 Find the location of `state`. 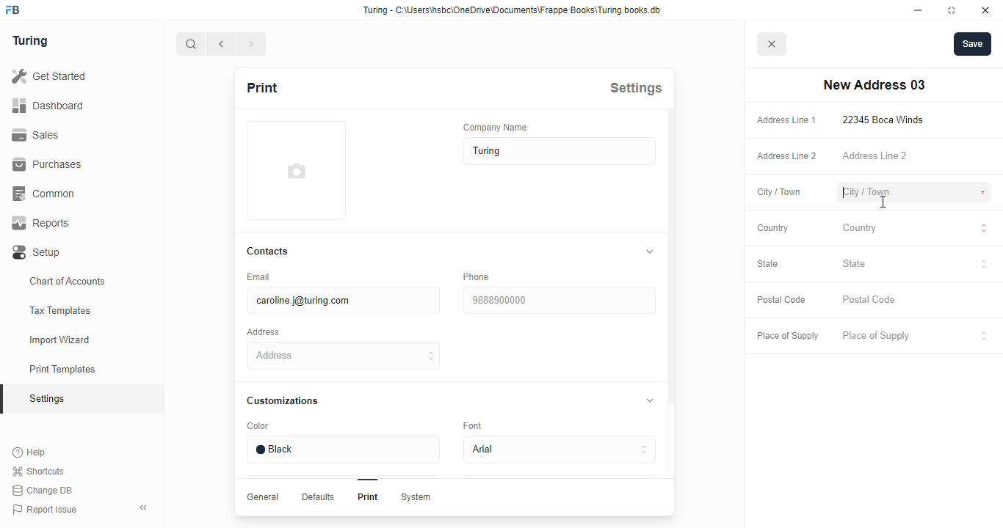

state is located at coordinates (768, 263).